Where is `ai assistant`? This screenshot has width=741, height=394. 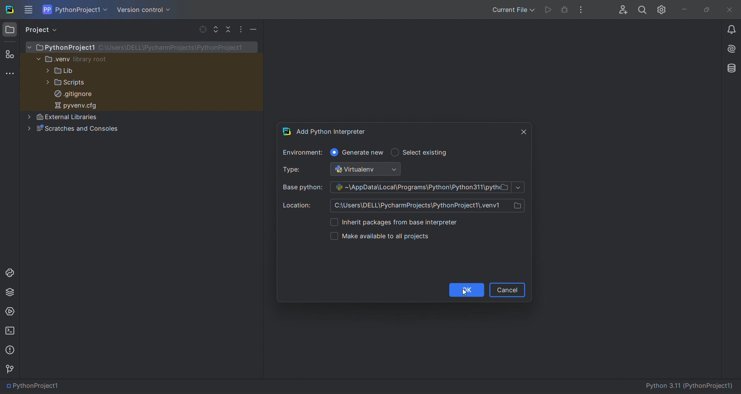 ai assistant is located at coordinates (729, 50).